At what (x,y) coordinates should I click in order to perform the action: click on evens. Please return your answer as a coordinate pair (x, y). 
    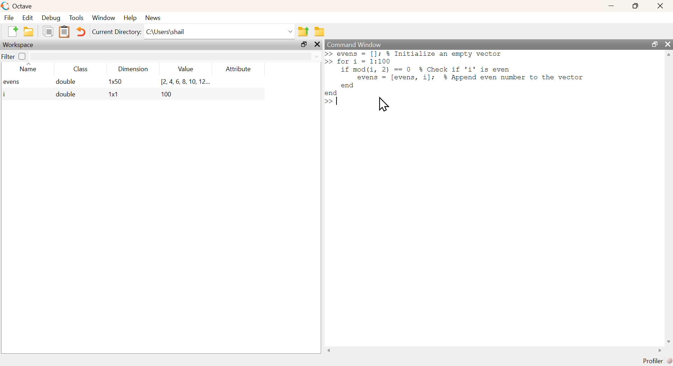
    Looking at the image, I should click on (14, 83).